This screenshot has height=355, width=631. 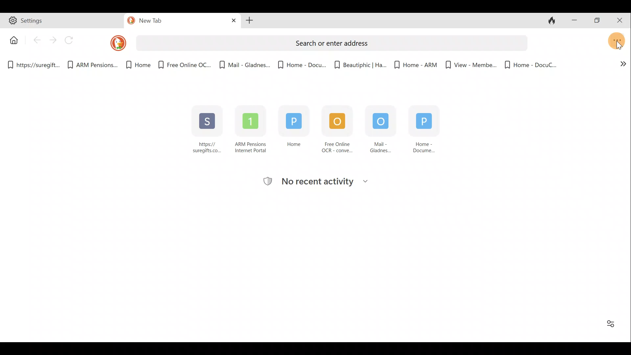 I want to click on duckduck go logo, so click(x=130, y=20).